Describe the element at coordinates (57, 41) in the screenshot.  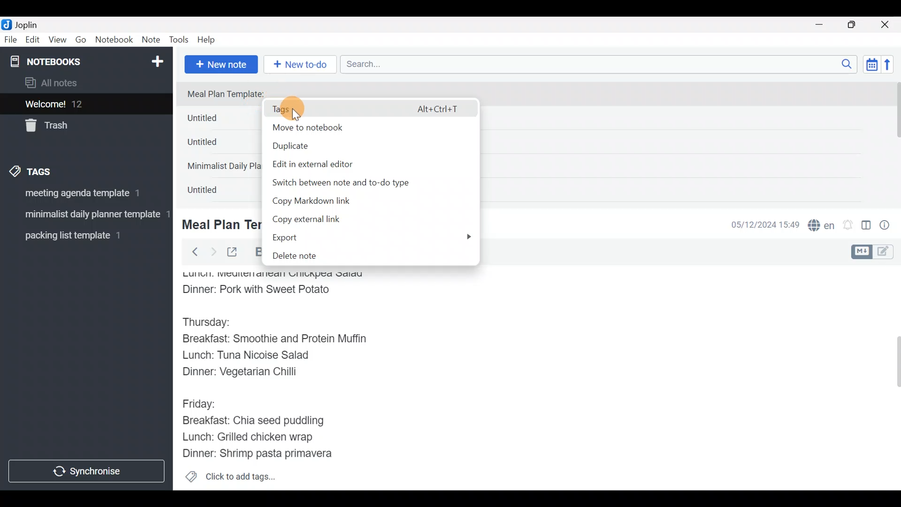
I see `View` at that location.